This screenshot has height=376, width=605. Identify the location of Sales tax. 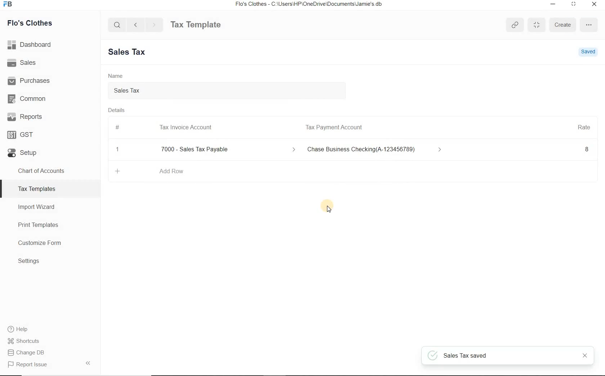
(230, 91).